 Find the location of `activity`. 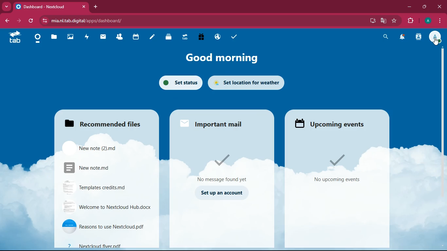

activity is located at coordinates (87, 36).